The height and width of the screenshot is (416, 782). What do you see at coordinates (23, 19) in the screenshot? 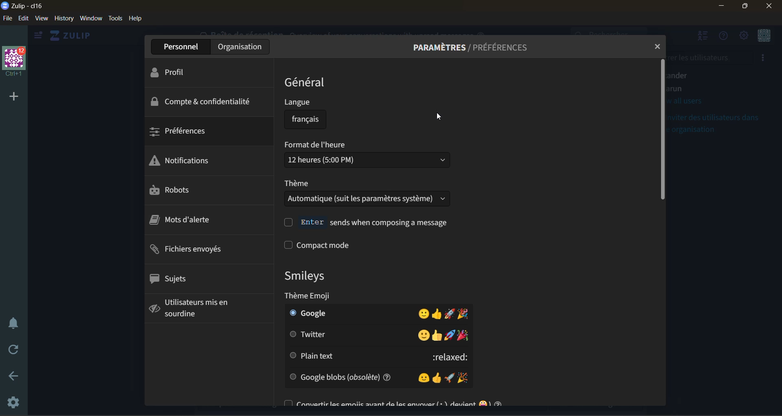
I see `edit` at bounding box center [23, 19].